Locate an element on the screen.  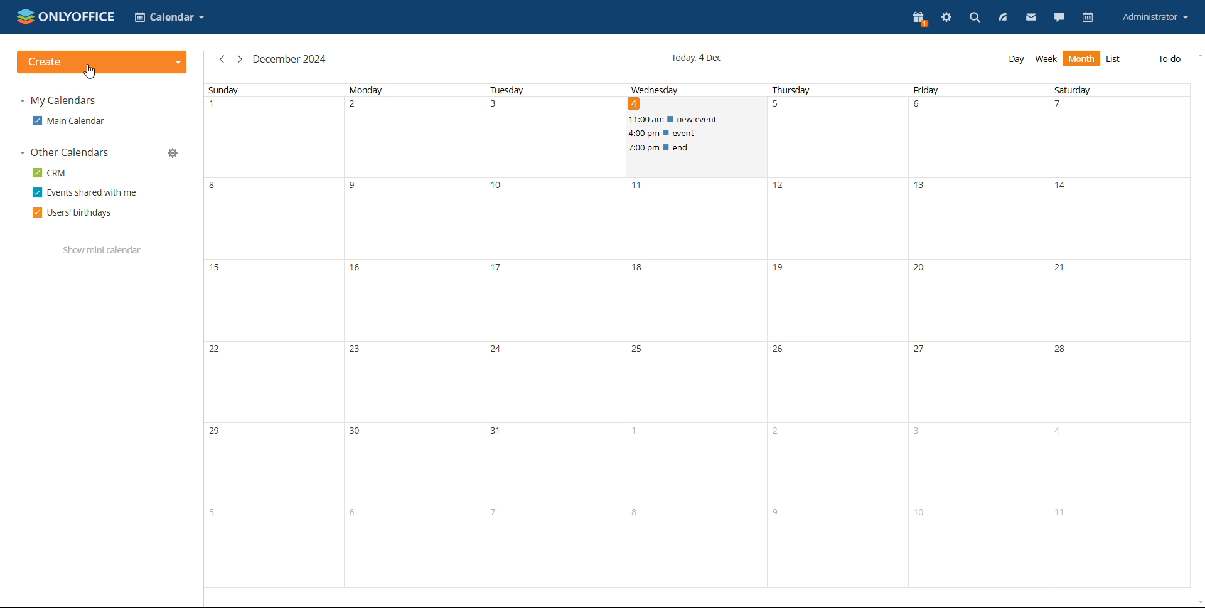
manage is located at coordinates (173, 153).